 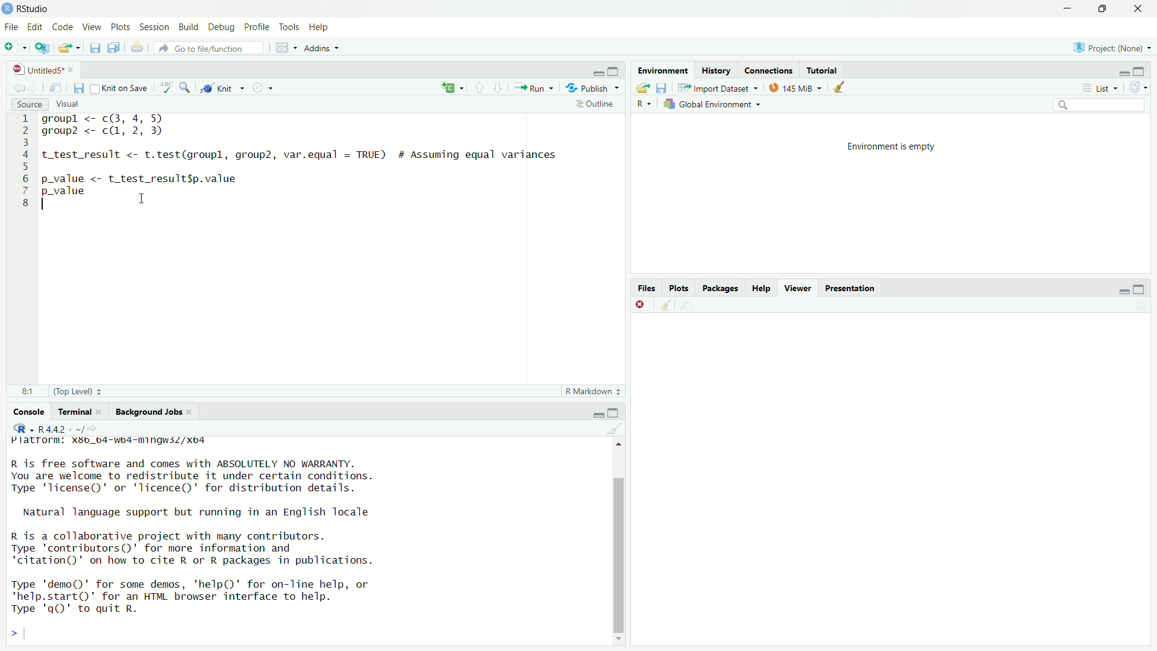 What do you see at coordinates (55, 87) in the screenshot?
I see `show in new window` at bounding box center [55, 87].